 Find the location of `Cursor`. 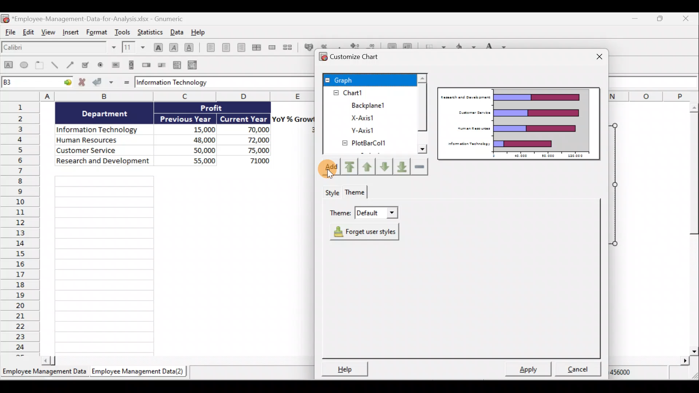

Cursor is located at coordinates (331, 171).